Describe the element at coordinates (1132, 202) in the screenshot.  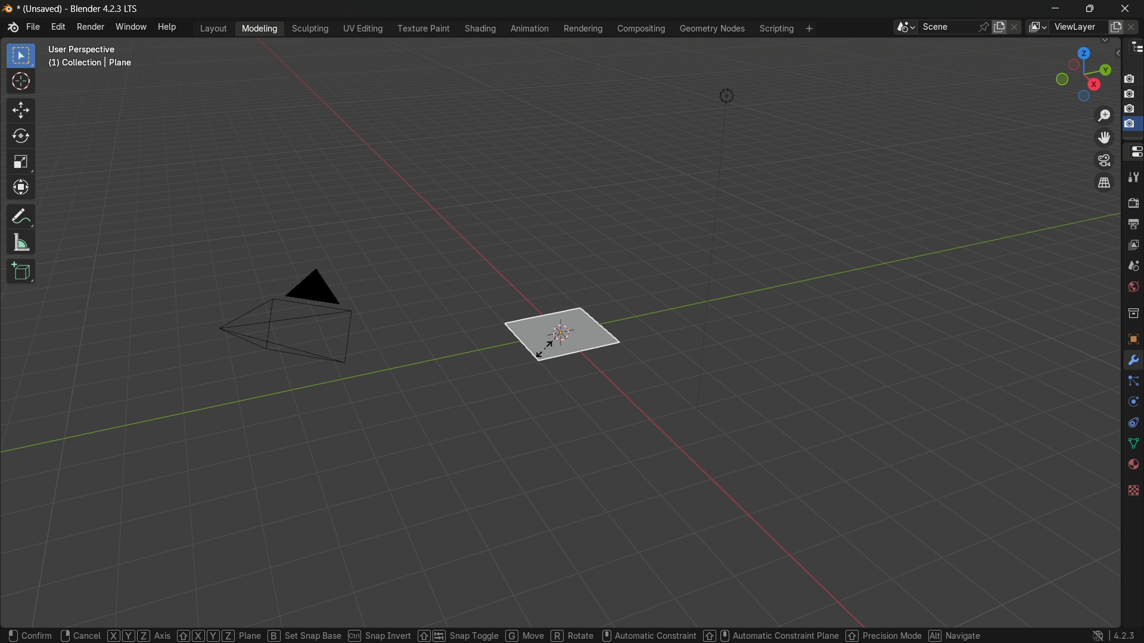
I see `render` at that location.